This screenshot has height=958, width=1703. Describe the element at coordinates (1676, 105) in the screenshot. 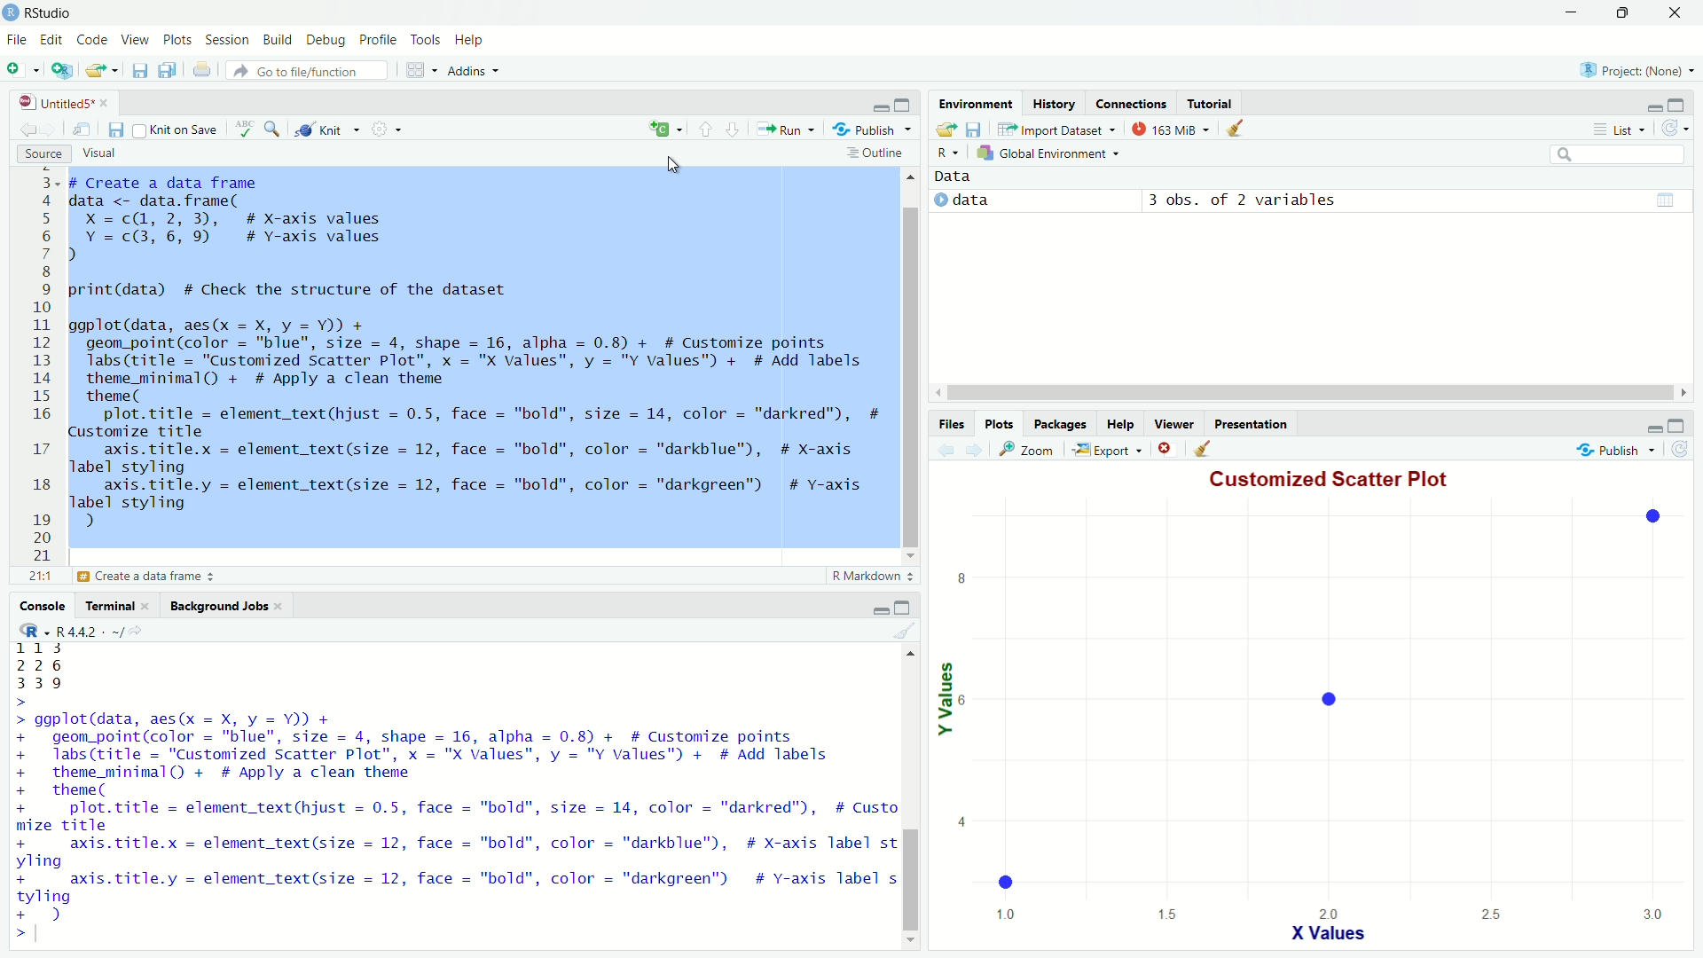

I see `Maximize` at that location.